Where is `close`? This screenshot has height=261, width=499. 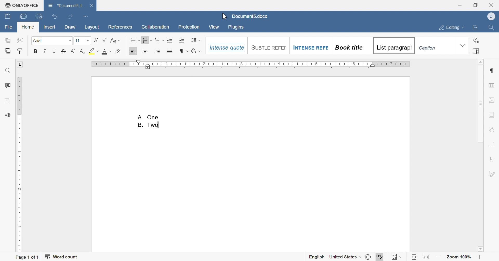
close is located at coordinates (491, 5).